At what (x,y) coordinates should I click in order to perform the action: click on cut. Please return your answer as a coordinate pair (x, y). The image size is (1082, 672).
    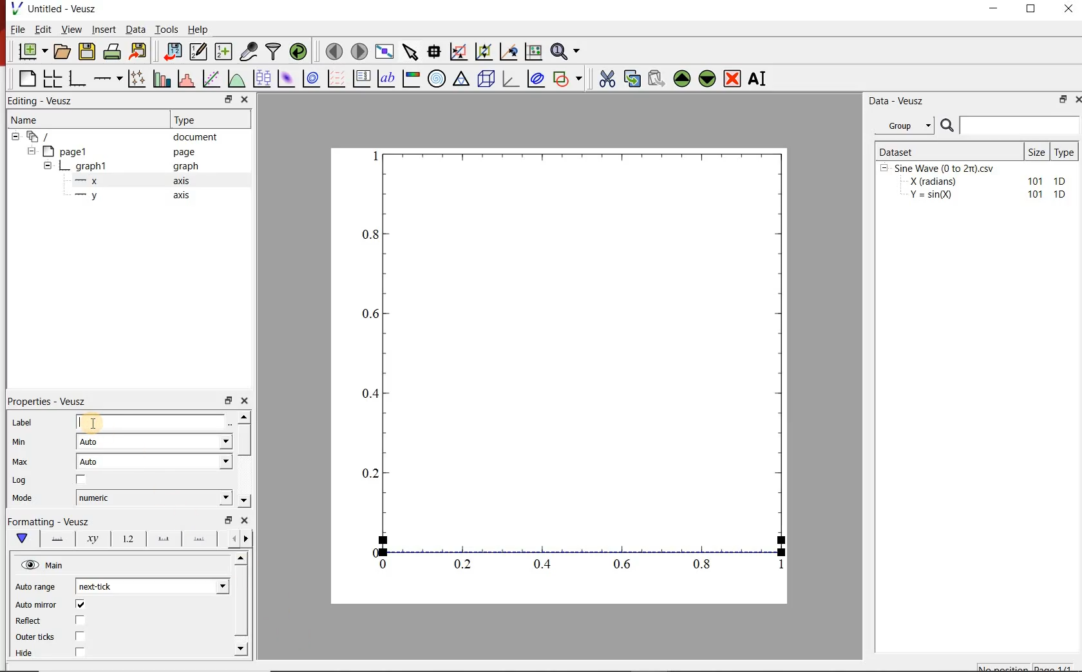
    Looking at the image, I should click on (607, 77).